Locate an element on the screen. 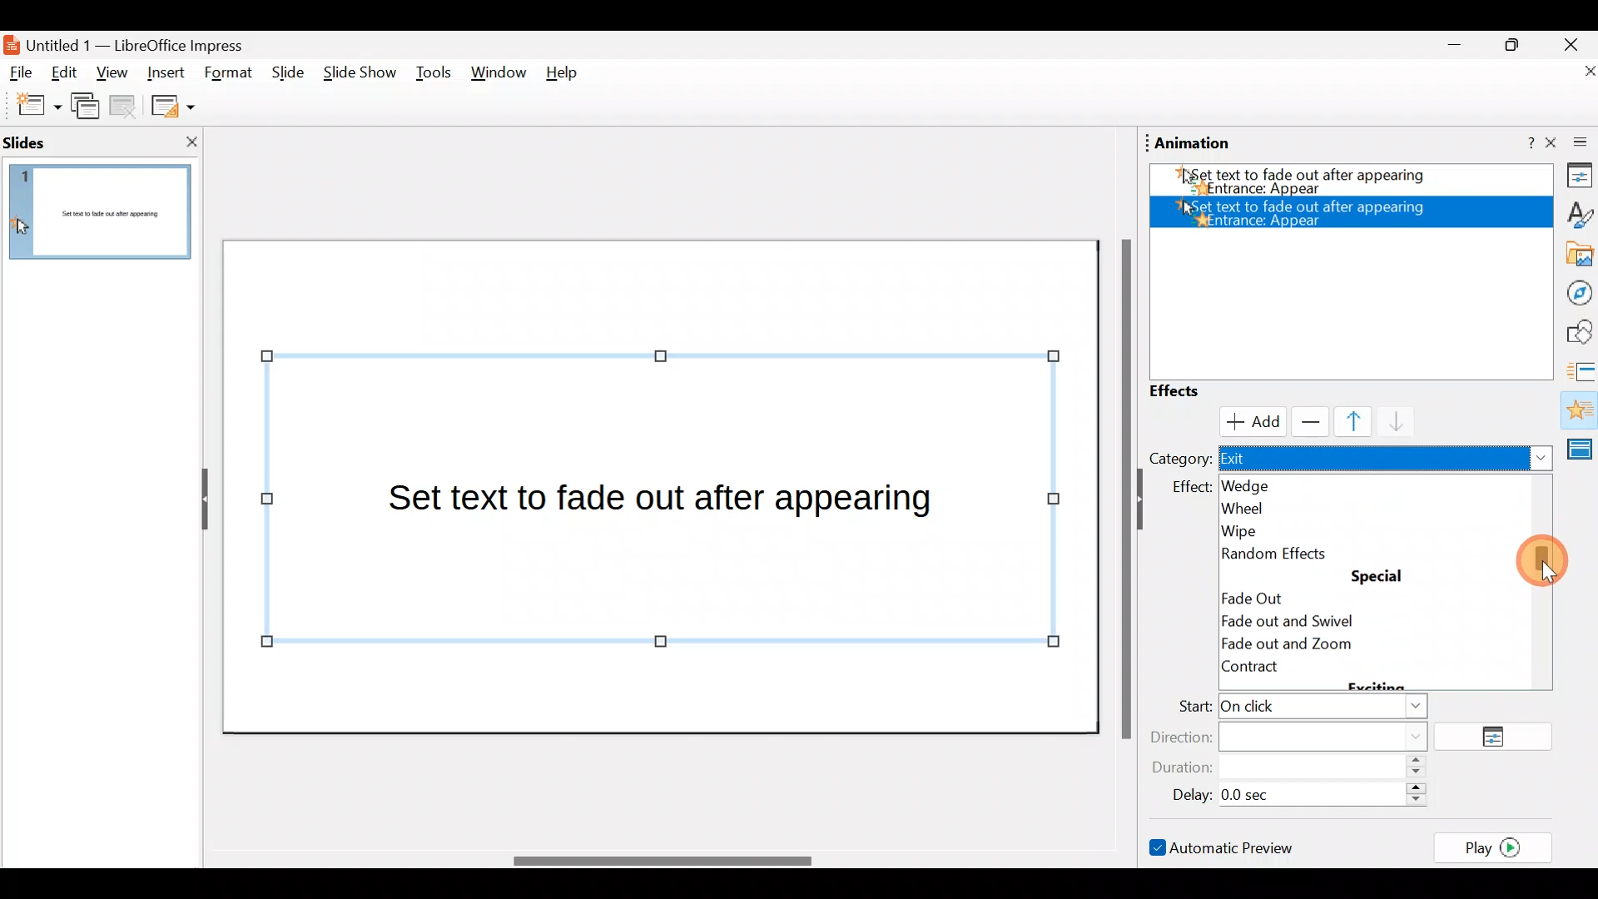  Category is located at coordinates (1179, 458).